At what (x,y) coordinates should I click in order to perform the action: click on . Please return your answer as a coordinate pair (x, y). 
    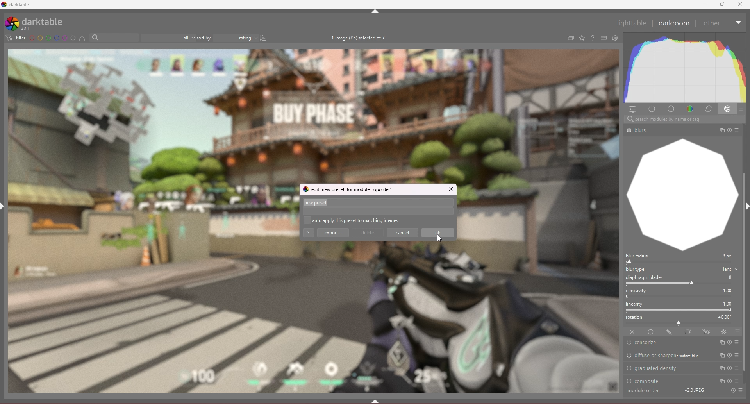
    Looking at the image, I should click on (684, 119).